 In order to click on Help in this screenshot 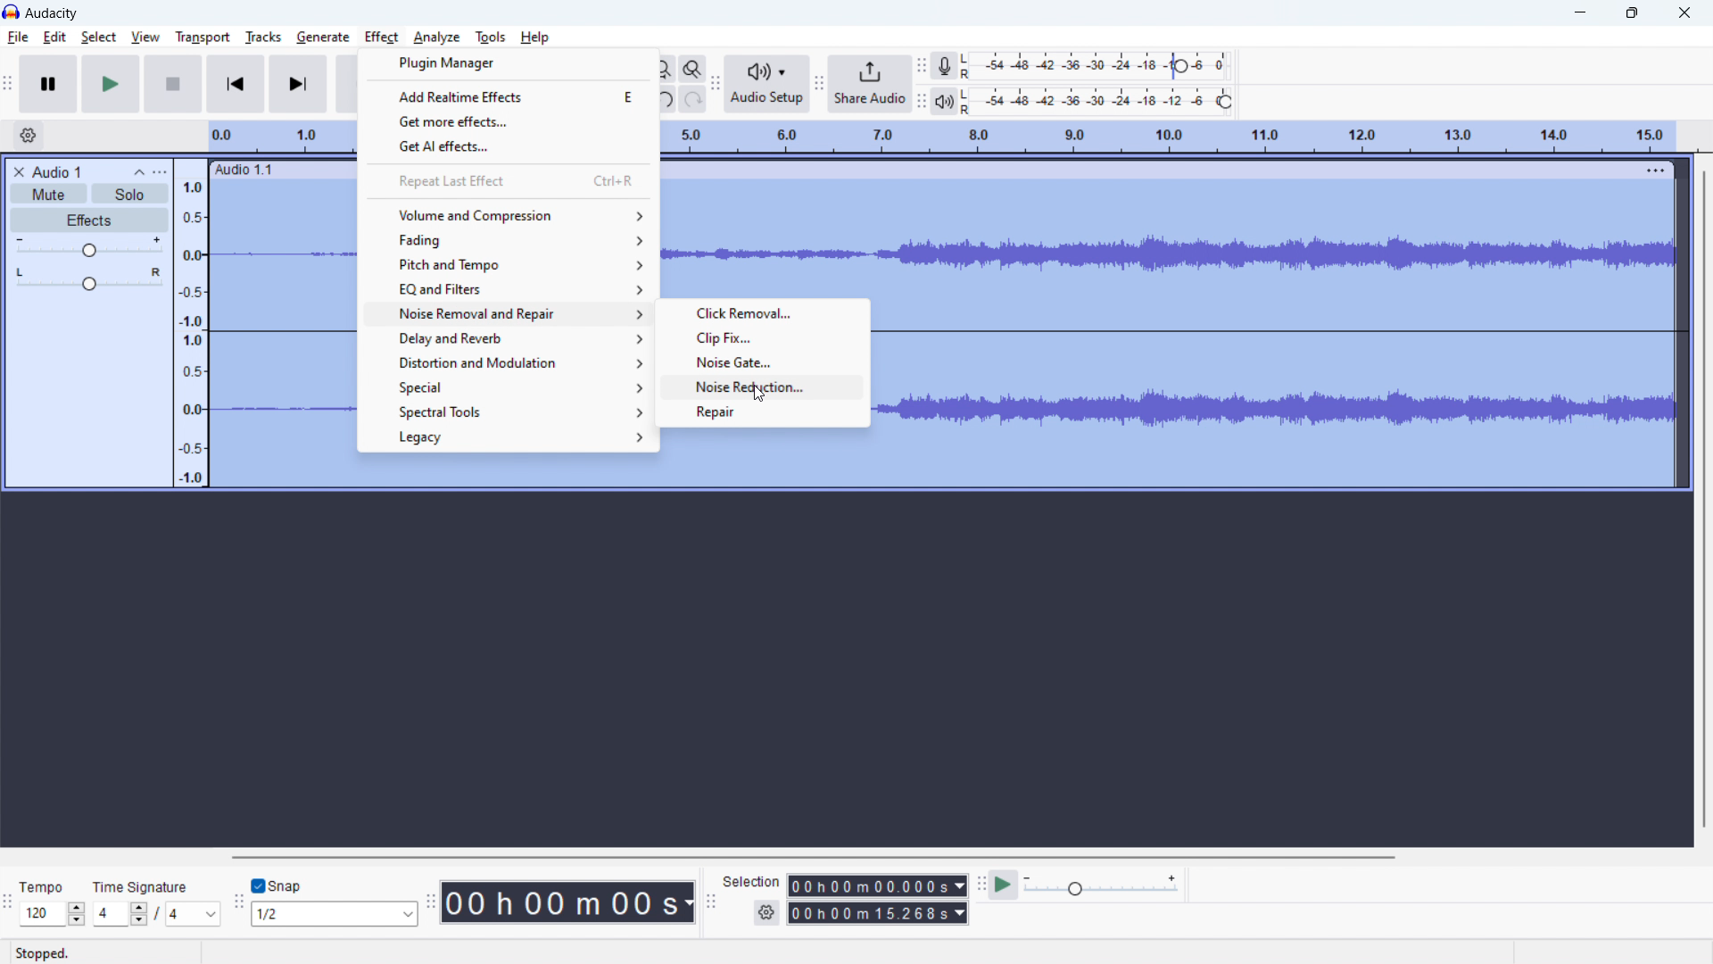, I will do `click(538, 37)`.